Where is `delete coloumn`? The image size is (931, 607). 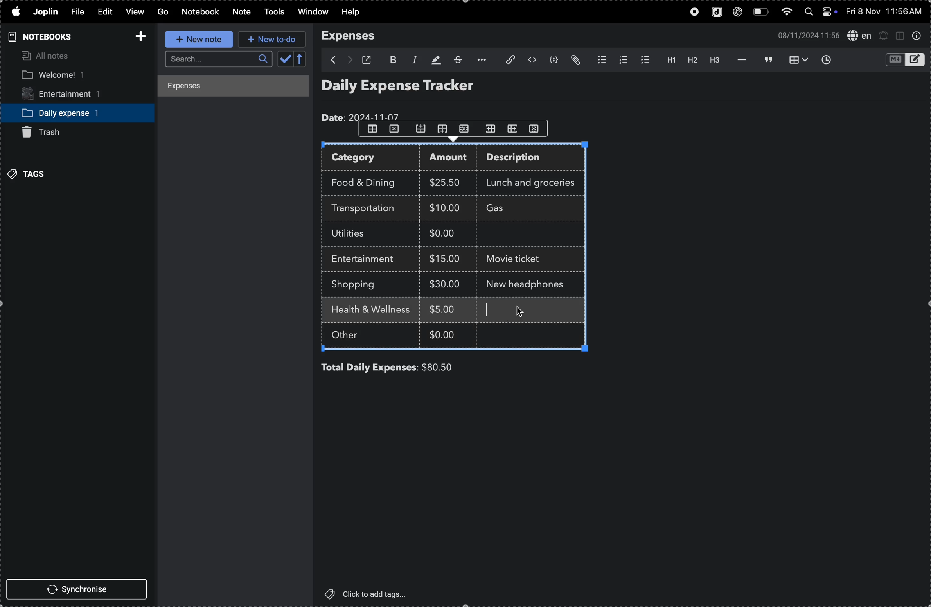 delete coloumn is located at coordinates (538, 128).